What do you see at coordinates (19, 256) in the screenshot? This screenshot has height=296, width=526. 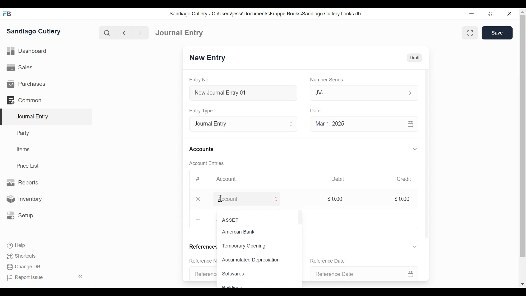 I see `Shortcuts` at bounding box center [19, 256].